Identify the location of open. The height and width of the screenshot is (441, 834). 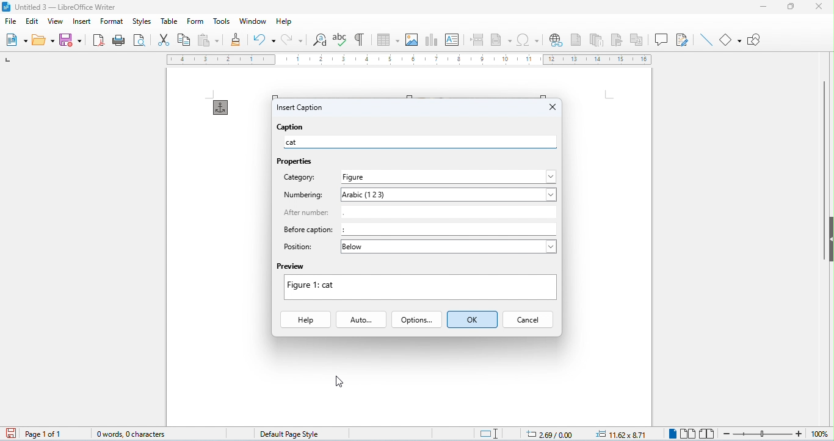
(44, 40).